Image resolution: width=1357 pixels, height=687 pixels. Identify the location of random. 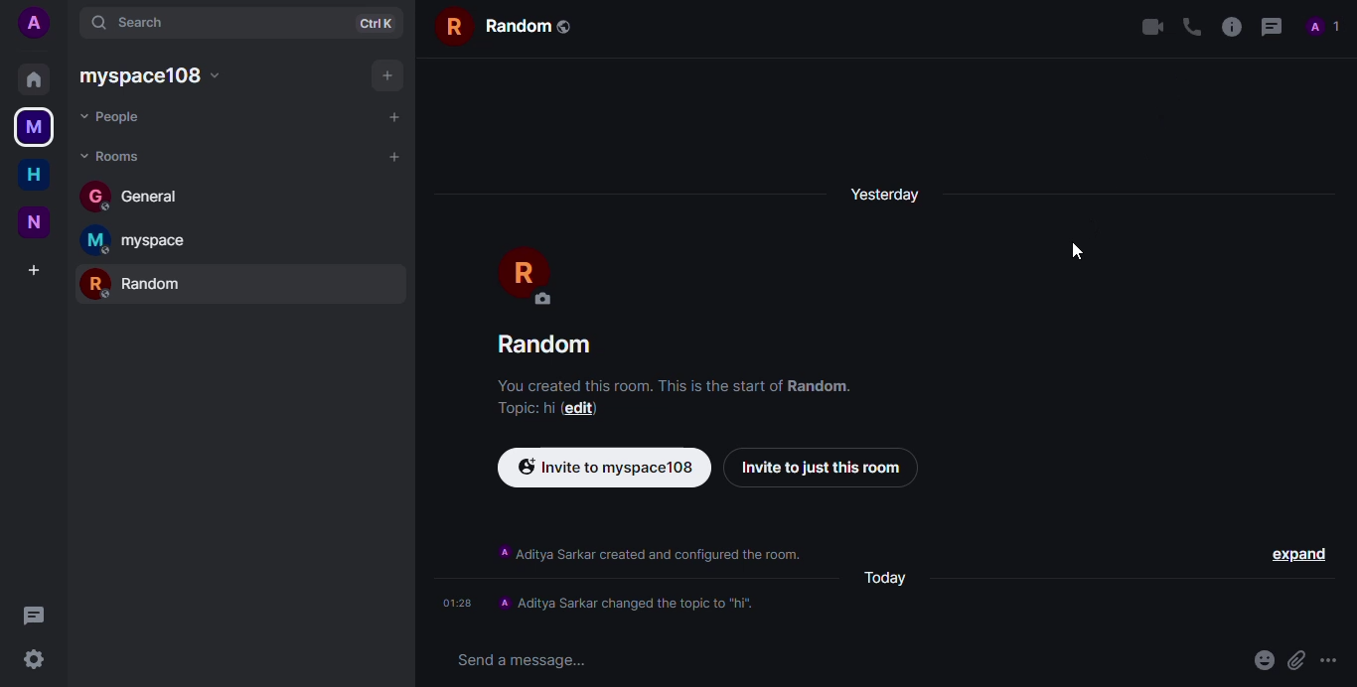
(139, 281).